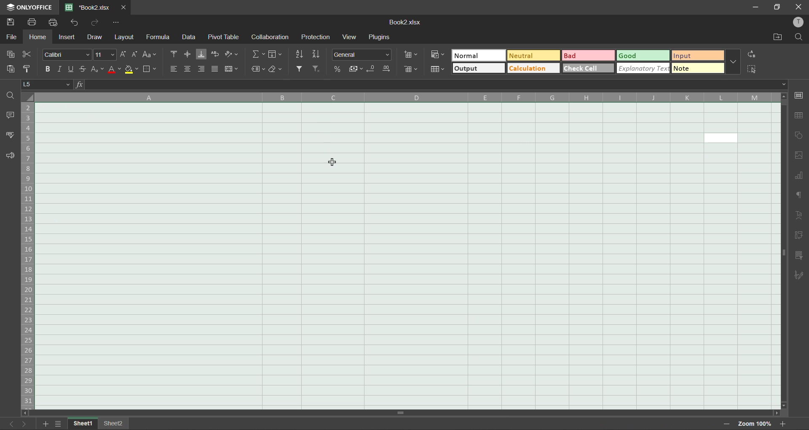 This screenshot has width=809, height=430. What do you see at coordinates (55, 22) in the screenshot?
I see `quick print` at bounding box center [55, 22].